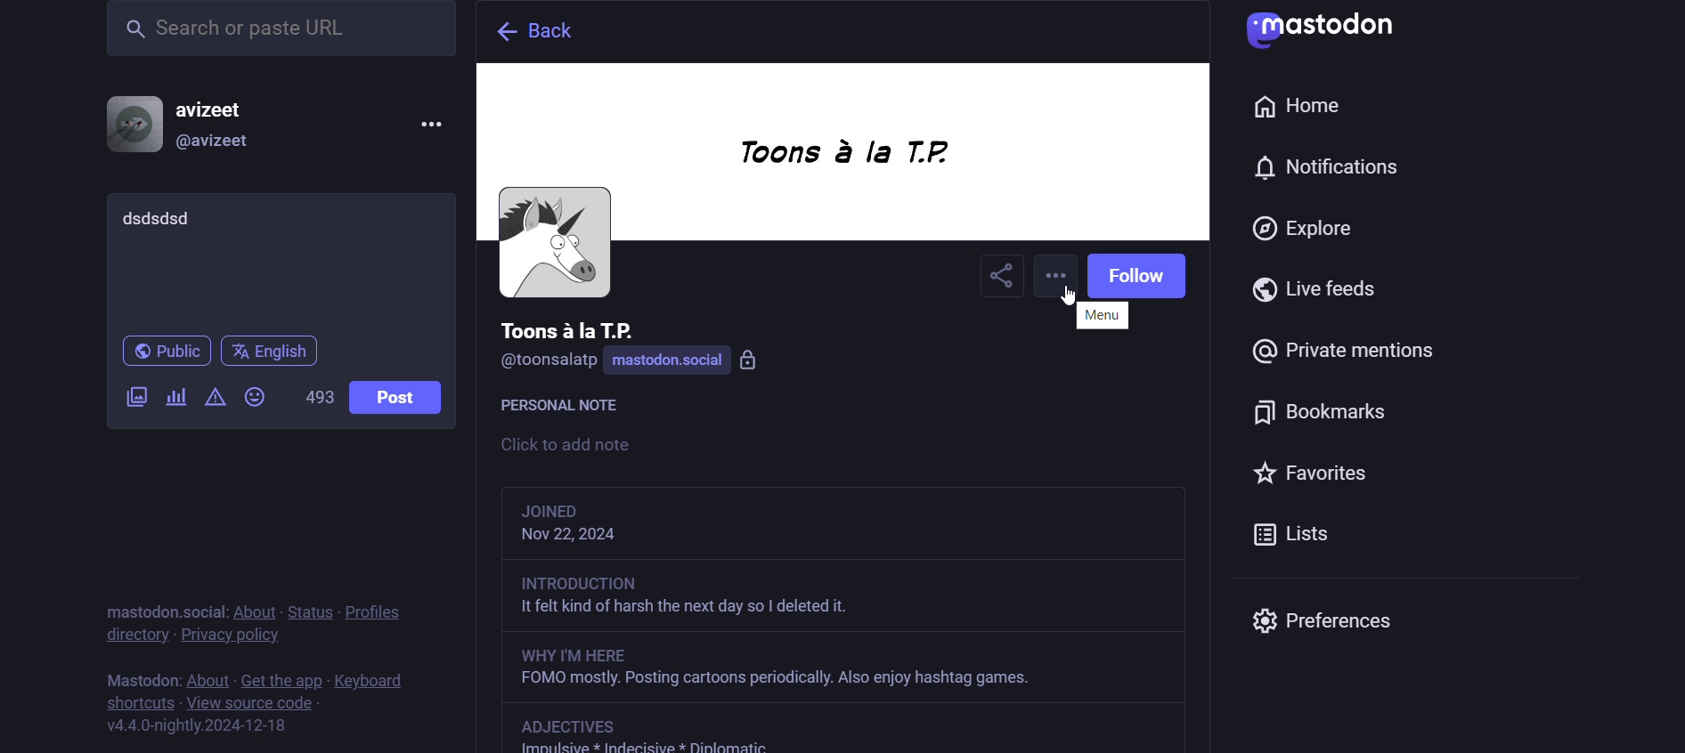 This screenshot has height=753, width=1685. What do you see at coordinates (175, 401) in the screenshot?
I see `add a poll` at bounding box center [175, 401].